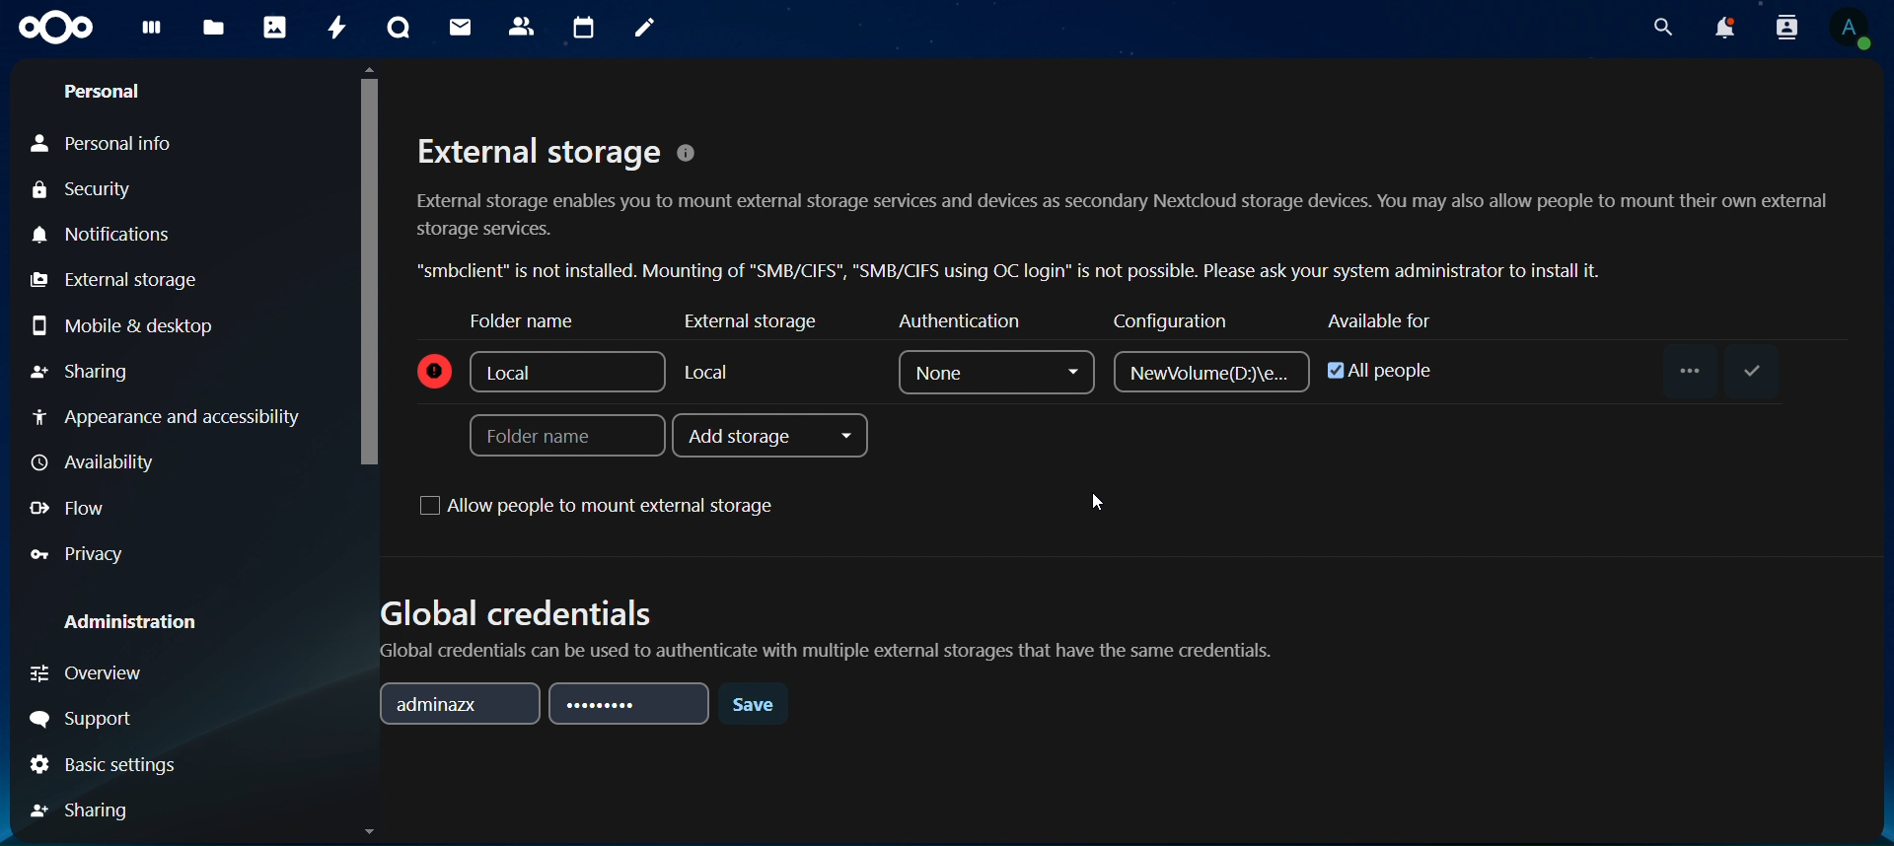 The image size is (1894, 846). What do you see at coordinates (1203, 376) in the screenshot?
I see `NewVolume(D)/` at bounding box center [1203, 376].